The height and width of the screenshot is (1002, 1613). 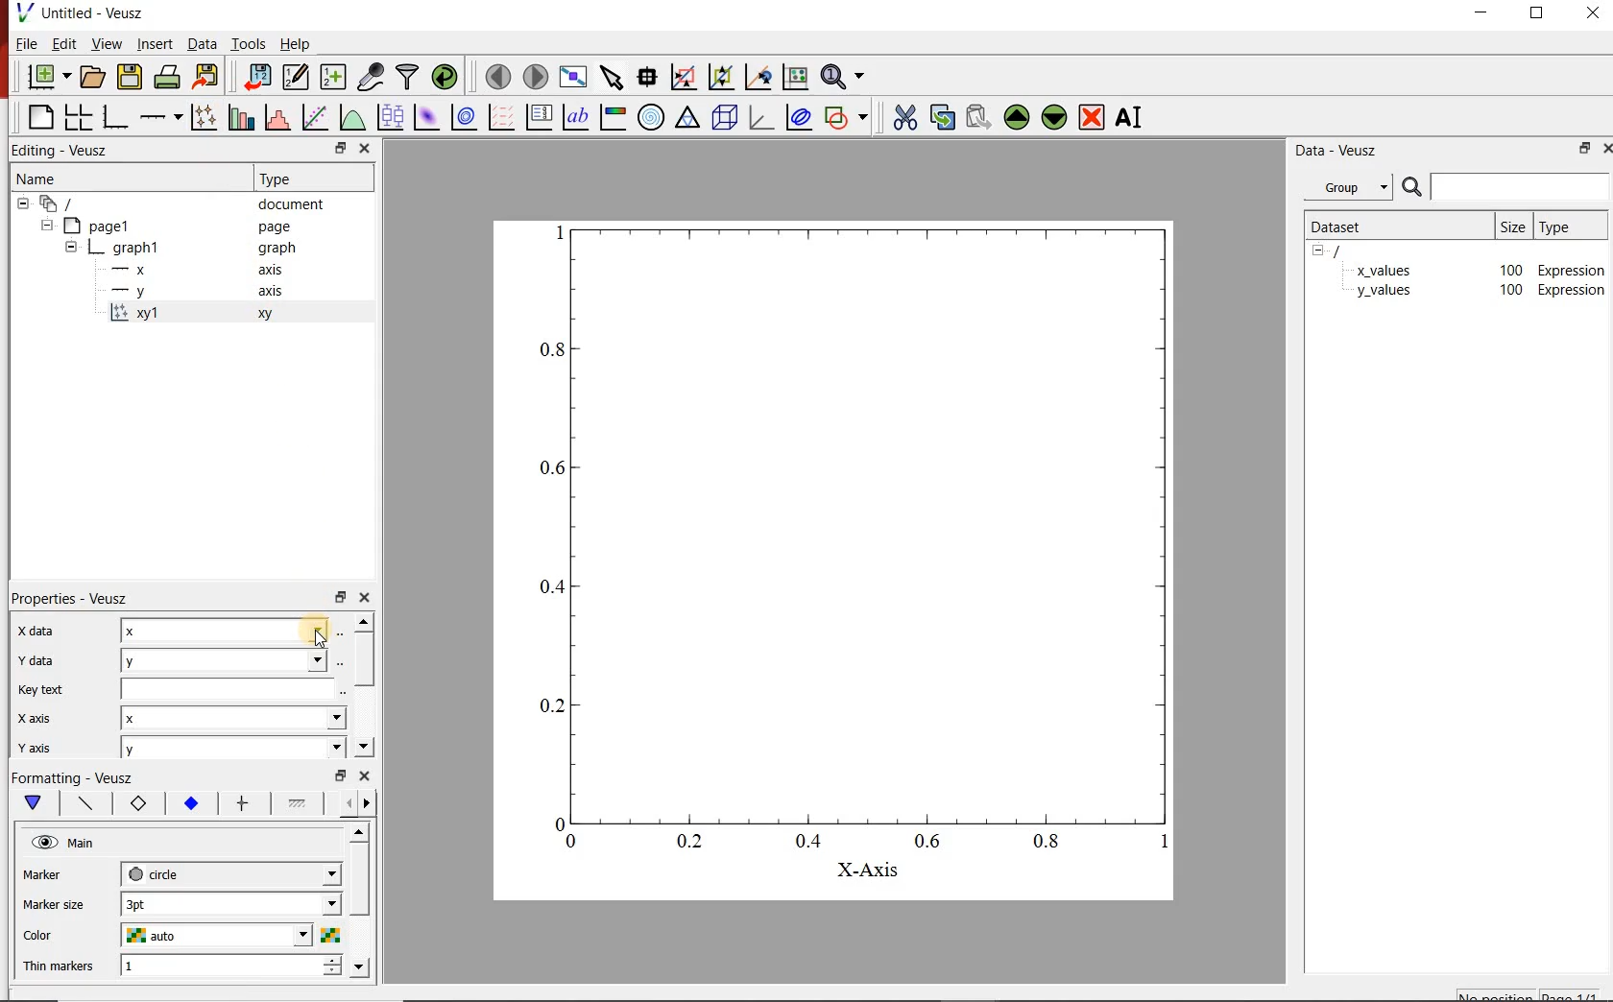 What do you see at coordinates (1014, 119) in the screenshot?
I see `move up the the selected widget` at bounding box center [1014, 119].